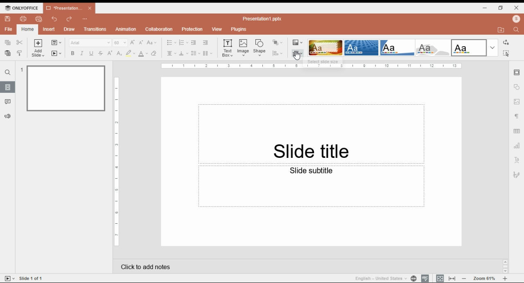  I want to click on change slide layout, so click(56, 43).